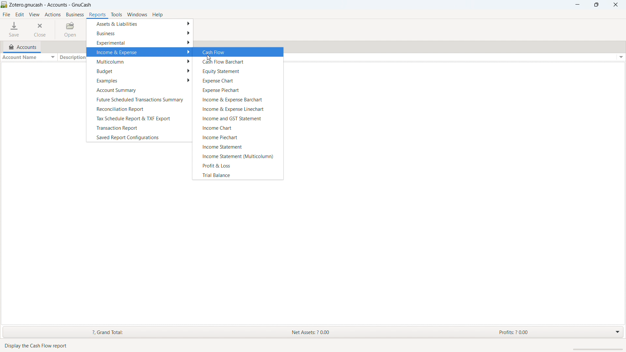 This screenshot has width=626, height=352. I want to click on expense piechart, so click(238, 89).